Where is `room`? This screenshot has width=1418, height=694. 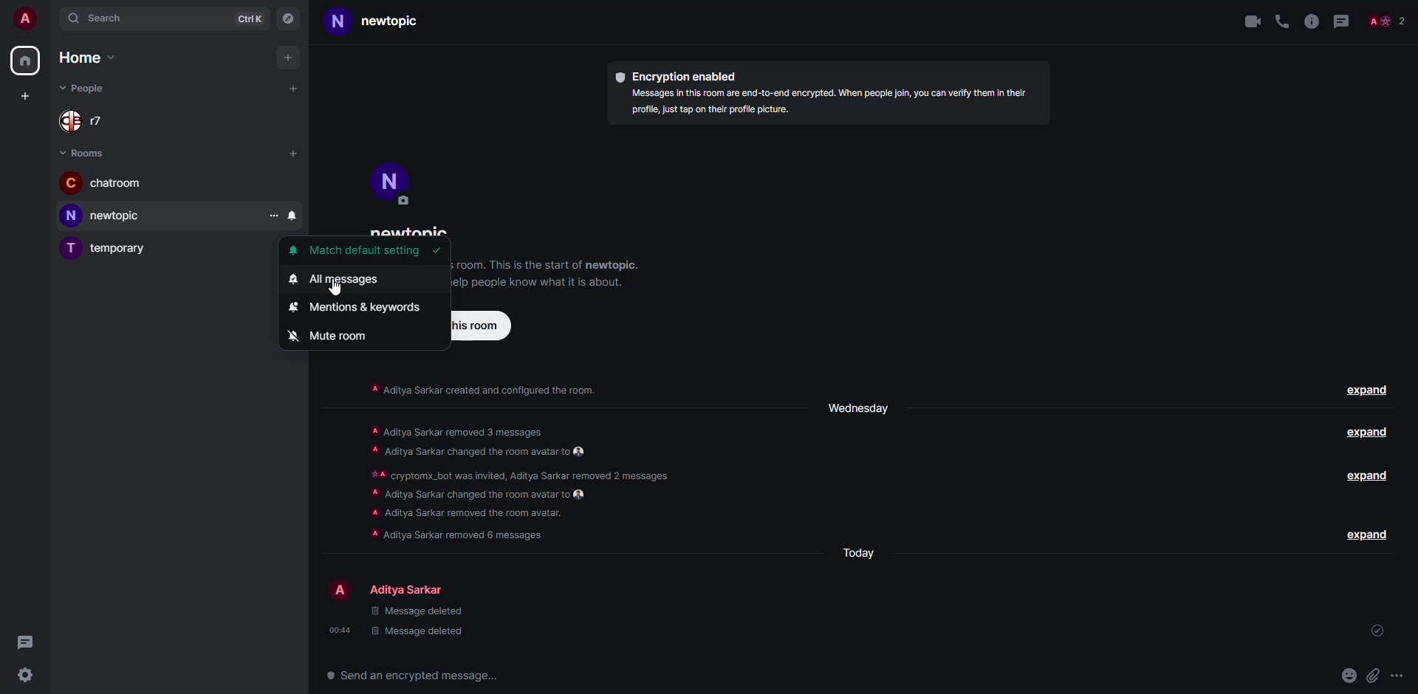 room is located at coordinates (378, 24).